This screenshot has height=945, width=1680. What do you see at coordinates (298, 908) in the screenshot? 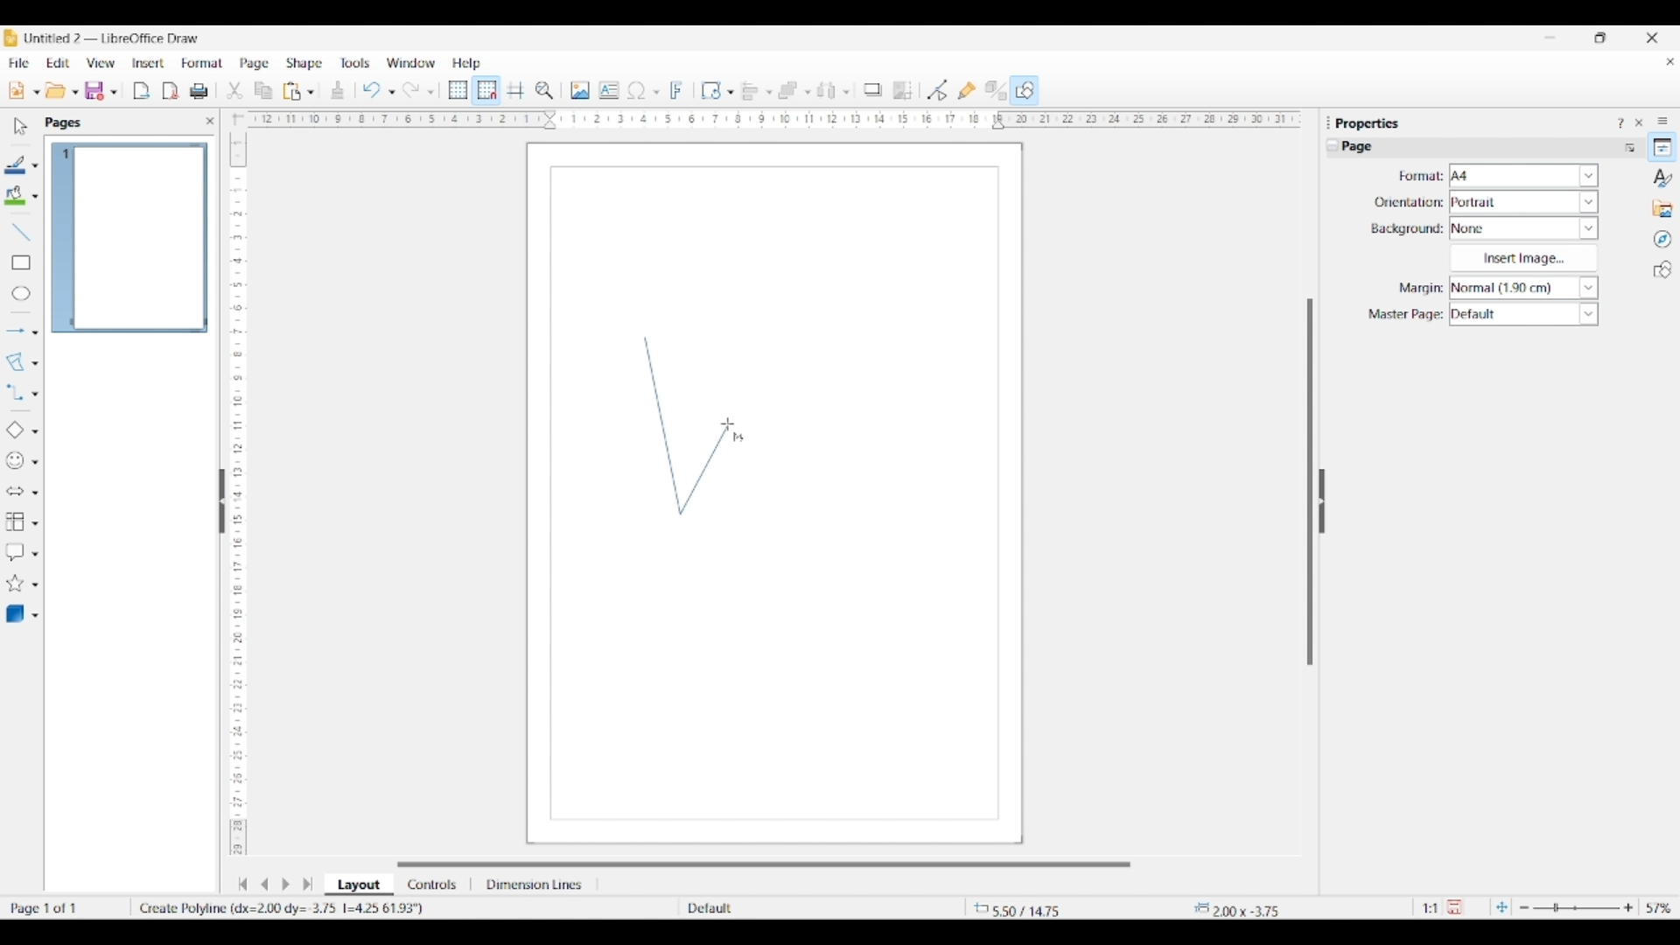
I see `Polygon co-ordinates changed` at bounding box center [298, 908].